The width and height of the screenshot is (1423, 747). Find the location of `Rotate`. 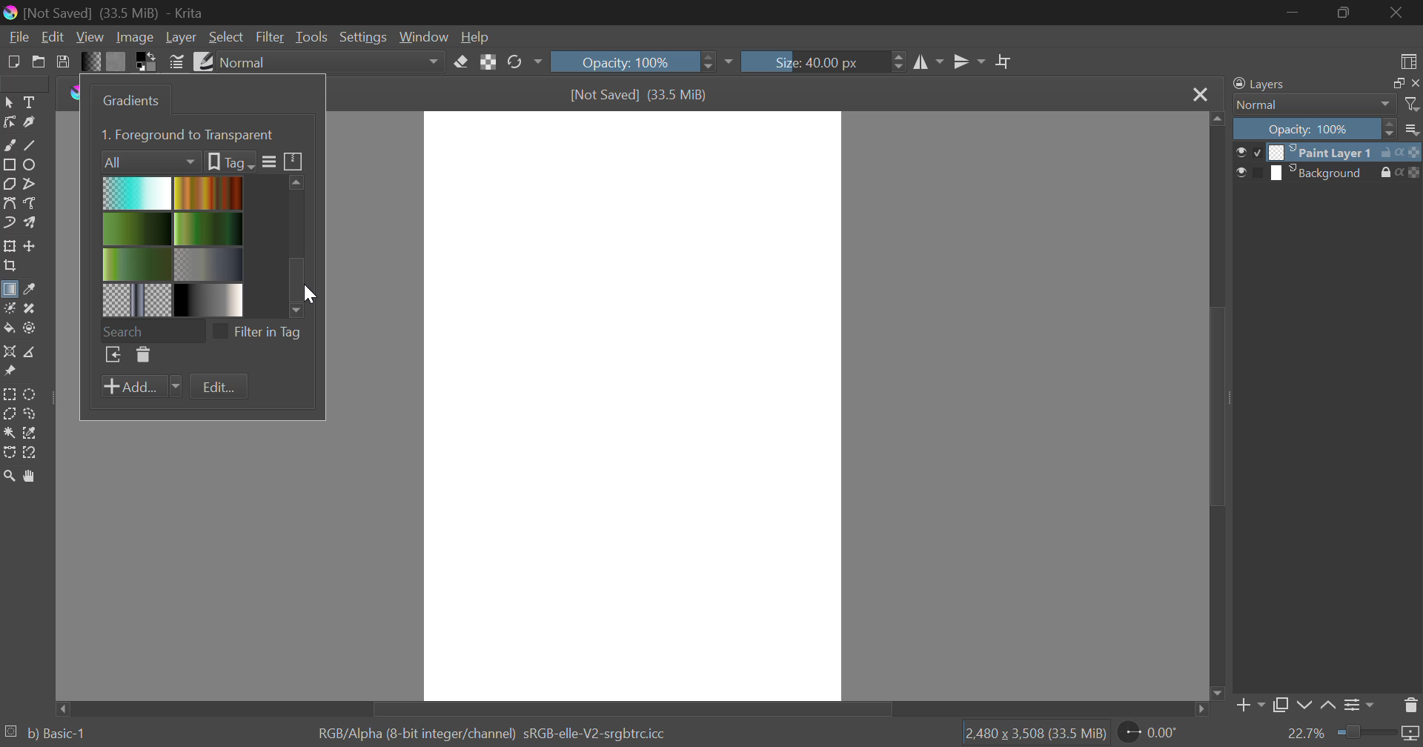

Rotate is located at coordinates (524, 63).